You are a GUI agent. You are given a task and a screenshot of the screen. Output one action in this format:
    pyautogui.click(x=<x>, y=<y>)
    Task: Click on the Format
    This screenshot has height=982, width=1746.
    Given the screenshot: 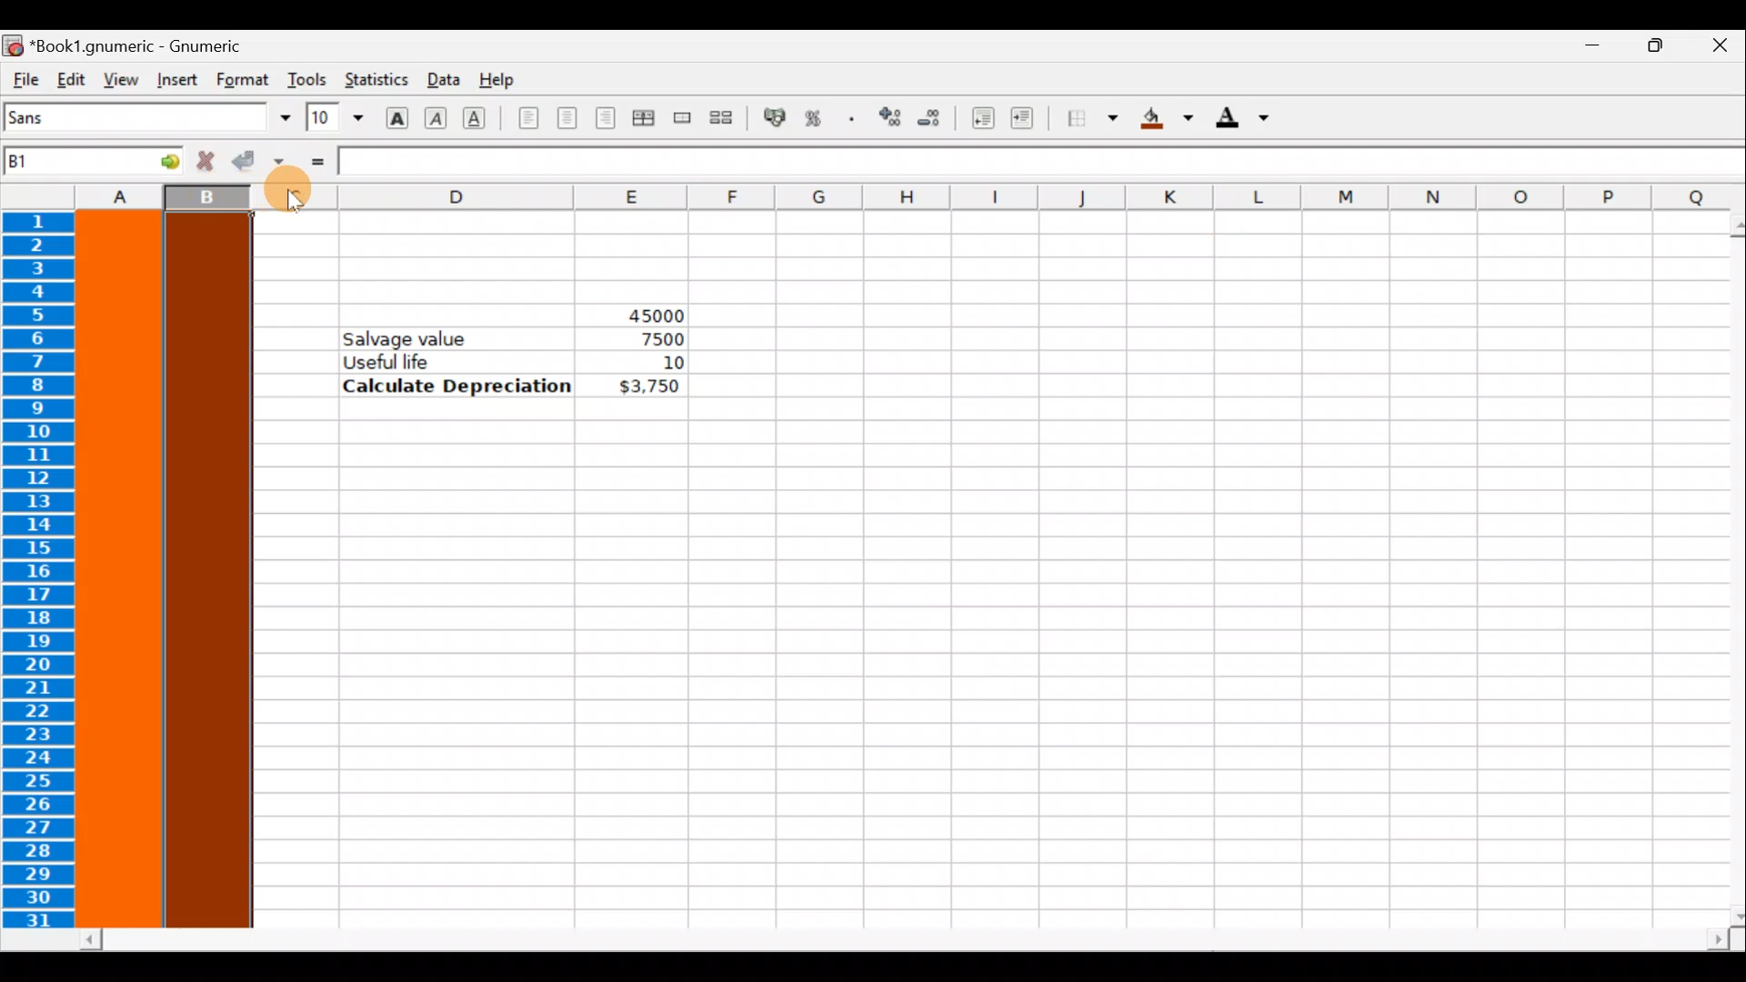 What is the action you would take?
    pyautogui.click(x=245, y=79)
    